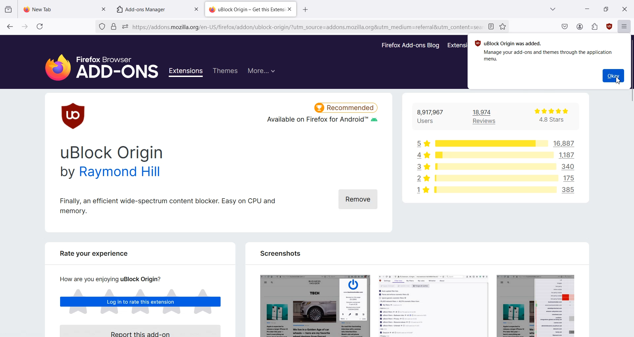 The width and height of the screenshot is (634, 337). What do you see at coordinates (618, 81) in the screenshot?
I see `Cursor` at bounding box center [618, 81].